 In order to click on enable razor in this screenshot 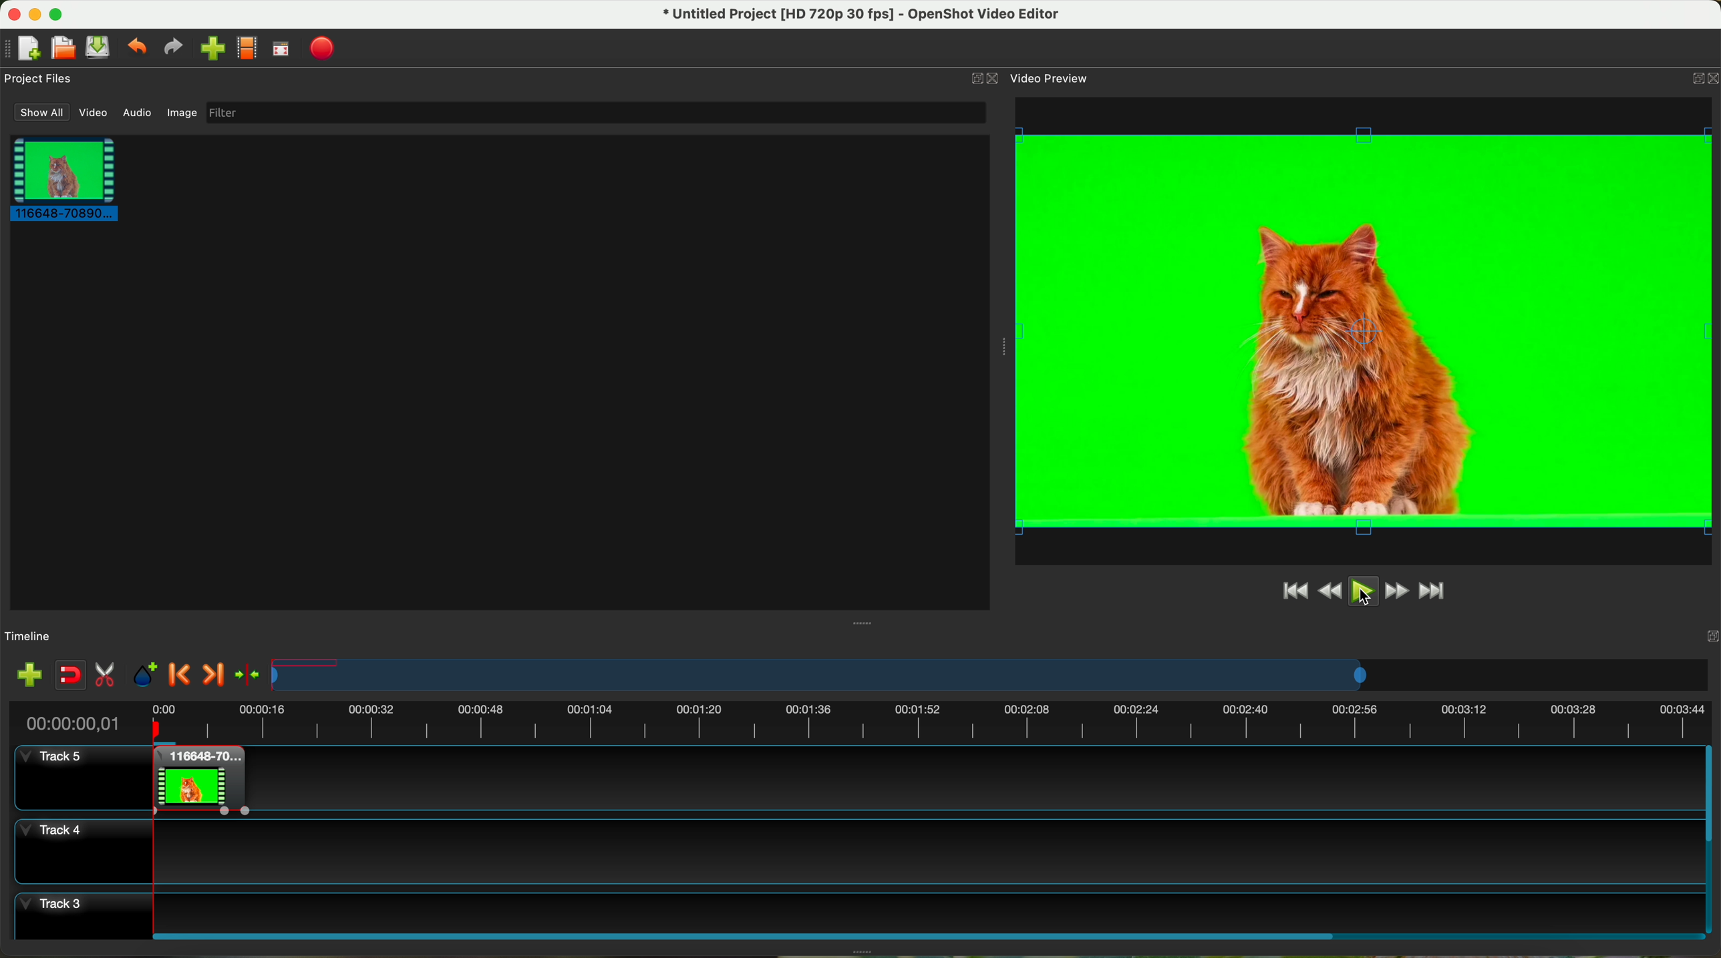, I will do `click(106, 676)`.